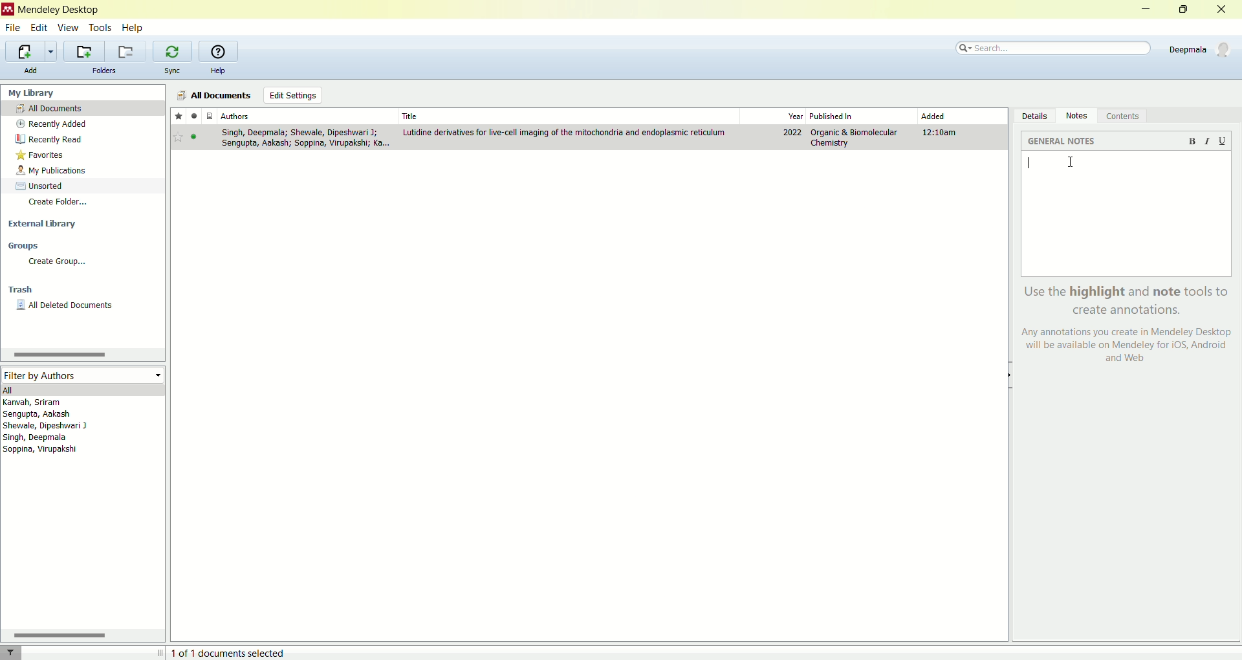 The height and width of the screenshot is (660, 1242). I want to click on close, so click(1222, 10).